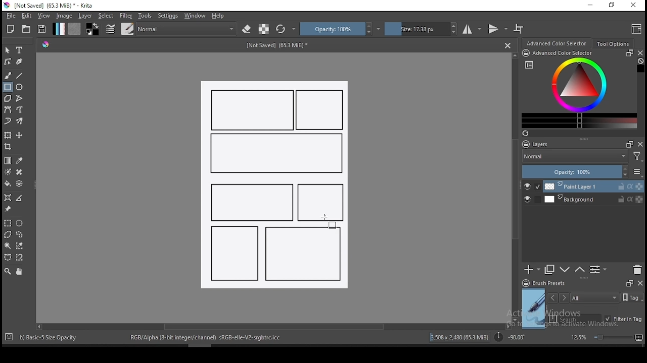 This screenshot has width=647, height=363. I want to click on enclose and fill tool, so click(19, 184).